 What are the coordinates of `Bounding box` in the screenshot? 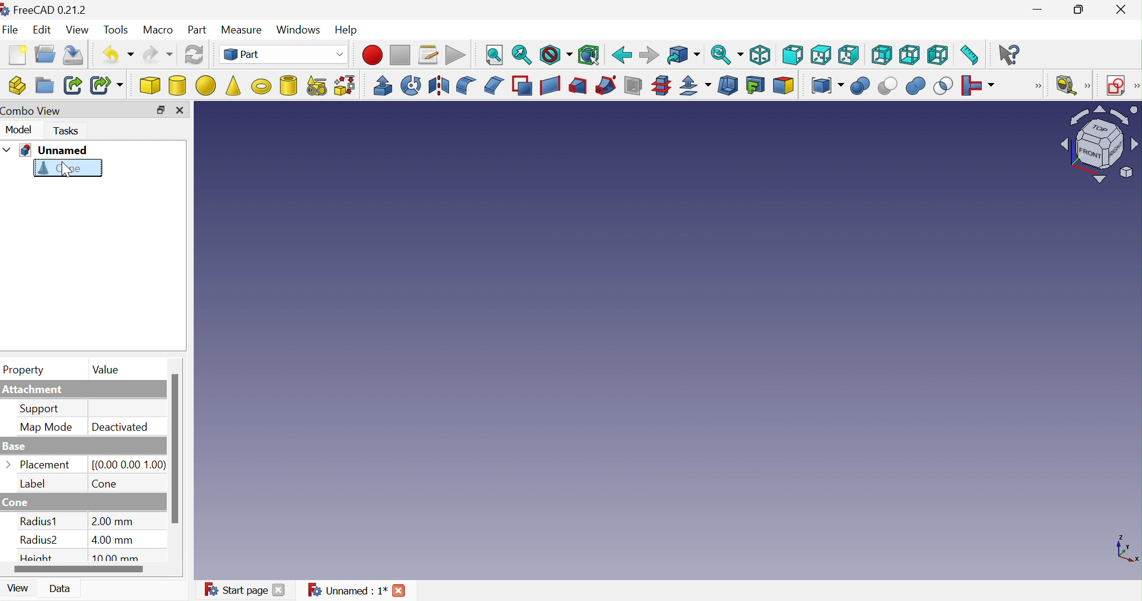 It's located at (588, 56).